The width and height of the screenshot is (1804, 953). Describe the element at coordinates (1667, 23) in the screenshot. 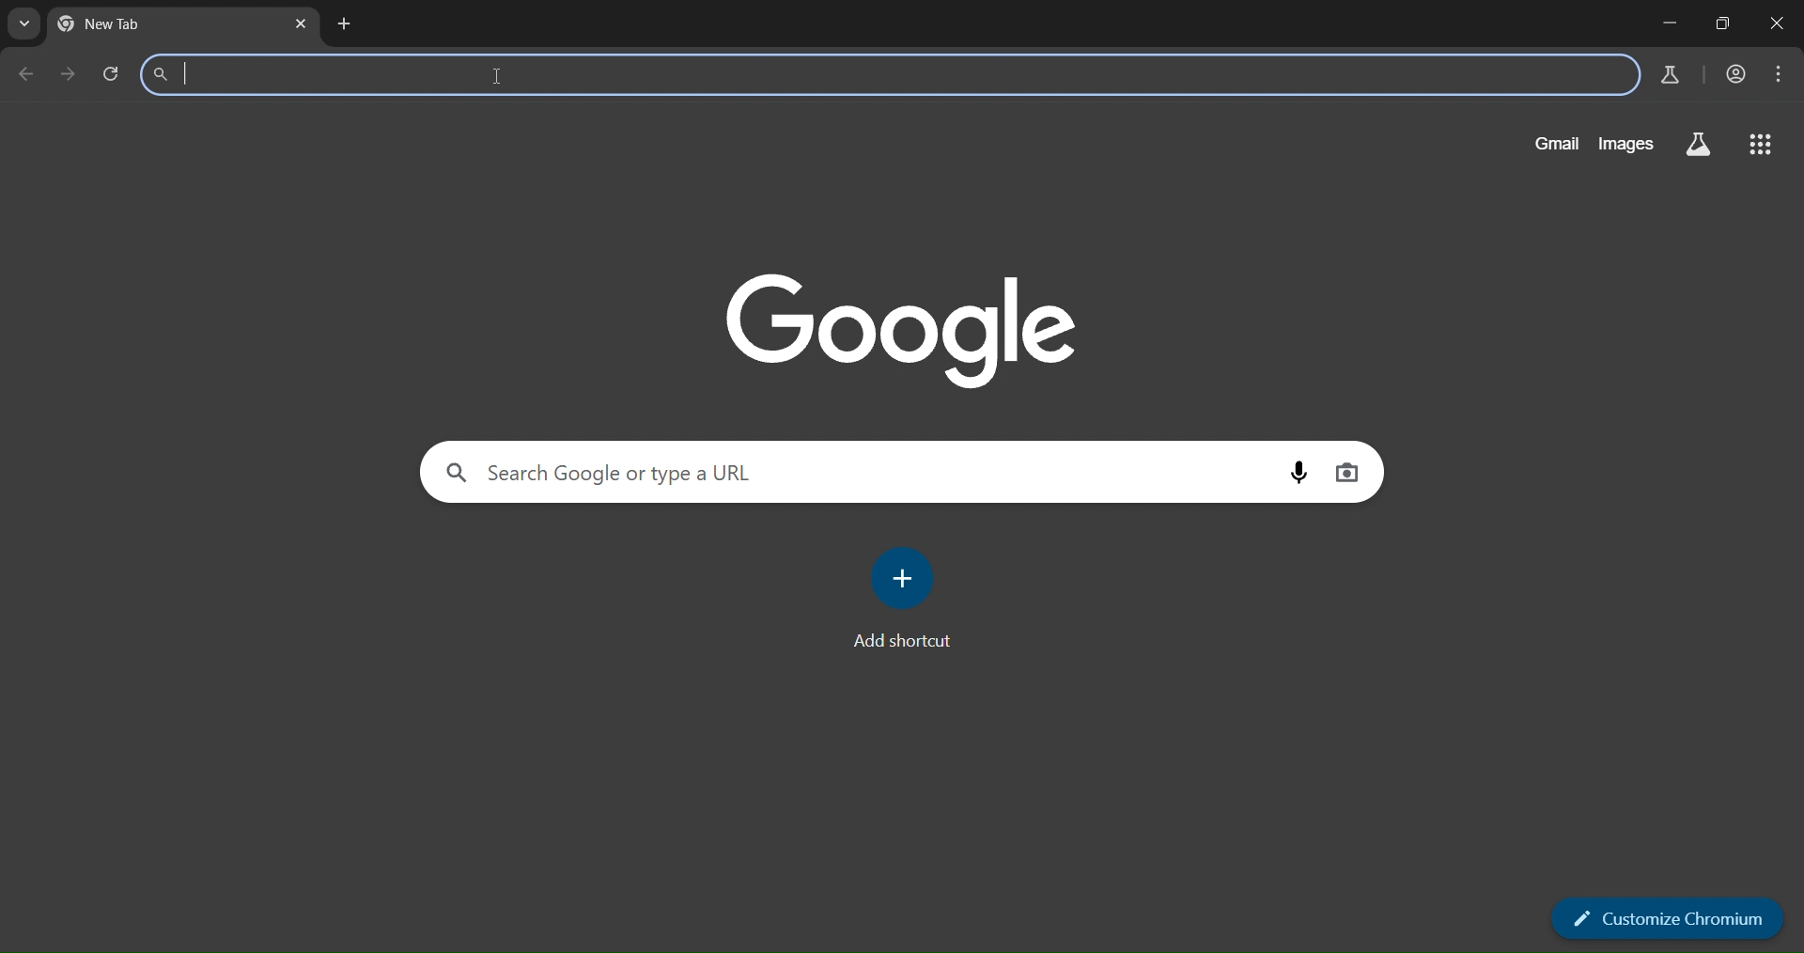

I see `minimize` at that location.